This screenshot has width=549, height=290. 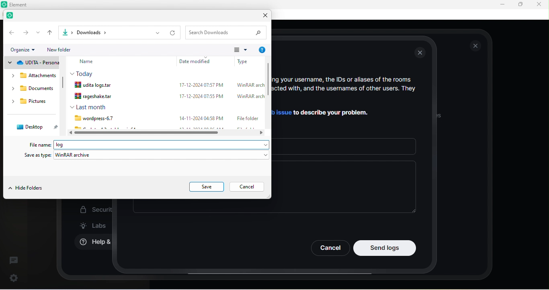 What do you see at coordinates (29, 76) in the screenshot?
I see `attachments` at bounding box center [29, 76].